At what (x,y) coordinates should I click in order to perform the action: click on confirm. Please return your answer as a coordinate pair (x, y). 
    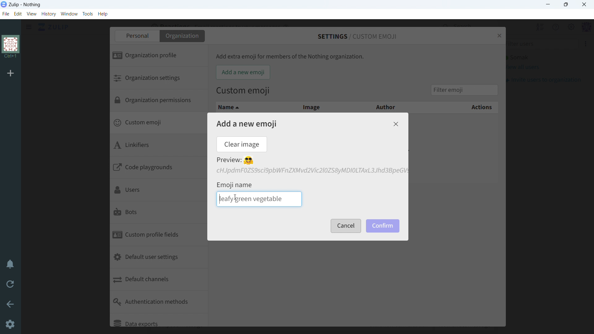
    Looking at the image, I should click on (383, 226).